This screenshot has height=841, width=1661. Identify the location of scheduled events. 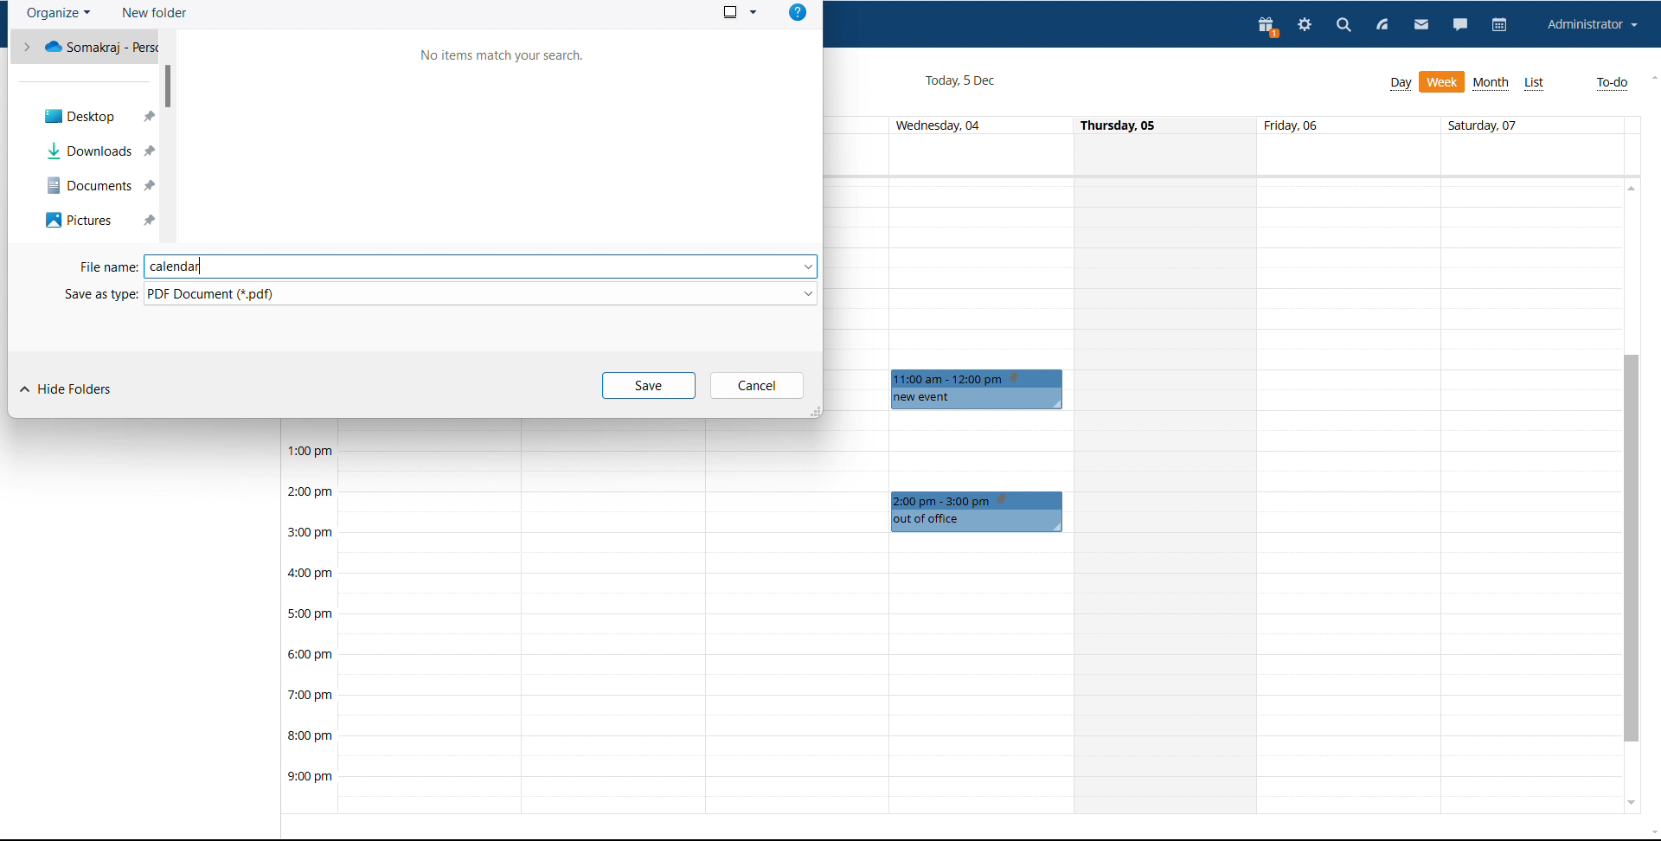
(981, 389).